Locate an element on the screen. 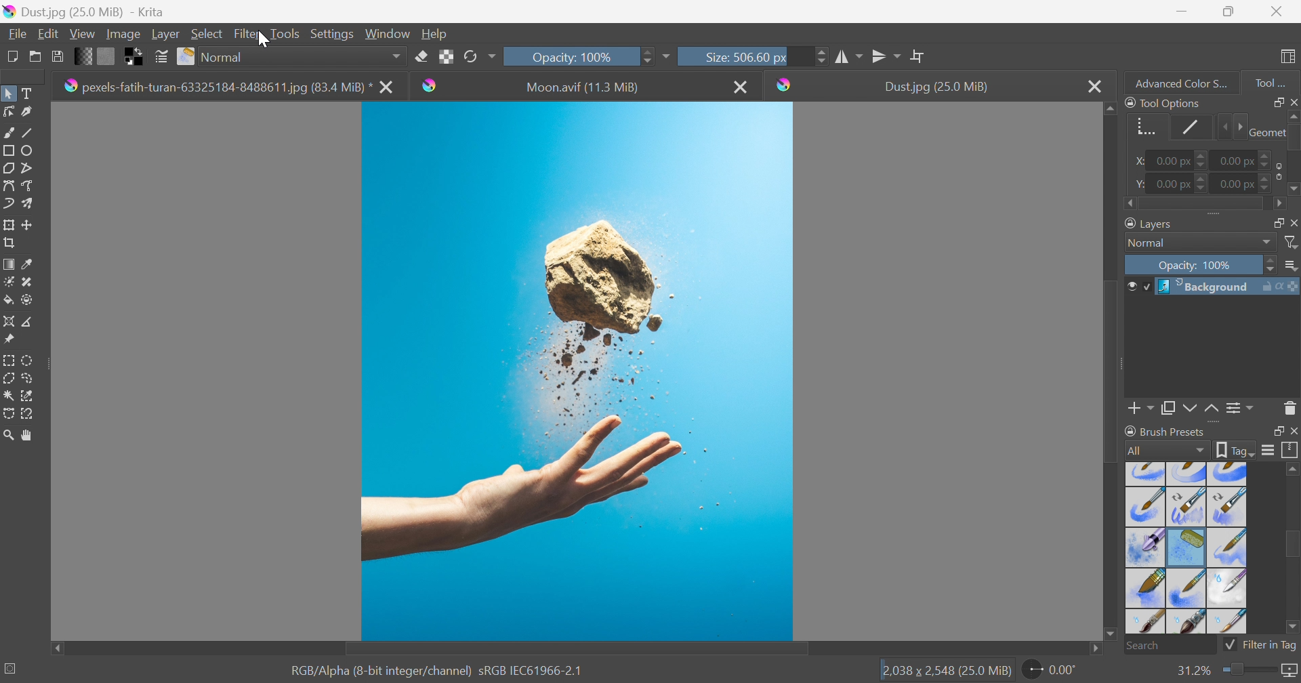 The width and height of the screenshot is (1301, 683). Fill a contiguous area of color with a color or a fill selection is located at coordinates (9, 301).